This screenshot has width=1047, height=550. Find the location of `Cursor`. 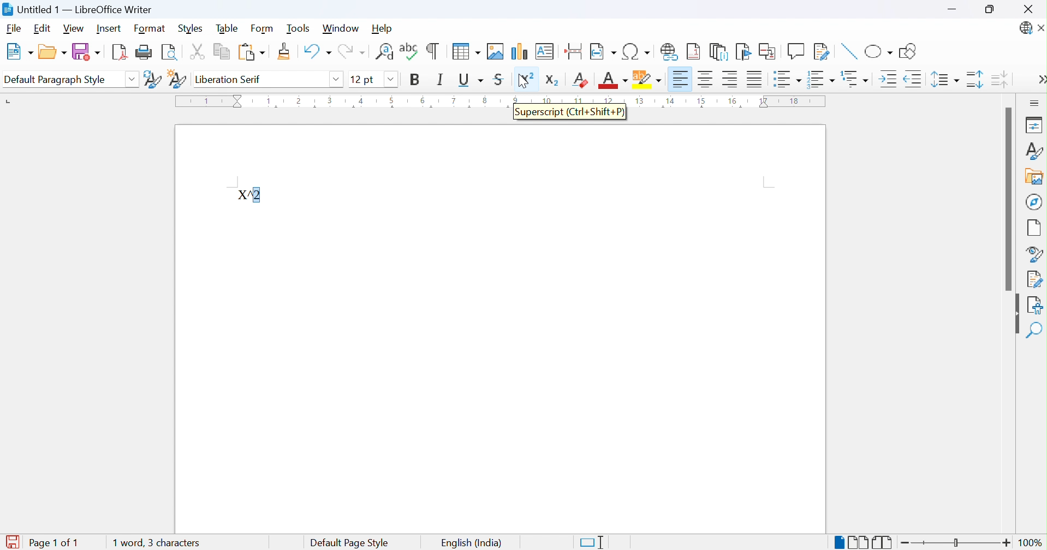

Cursor is located at coordinates (522, 80).